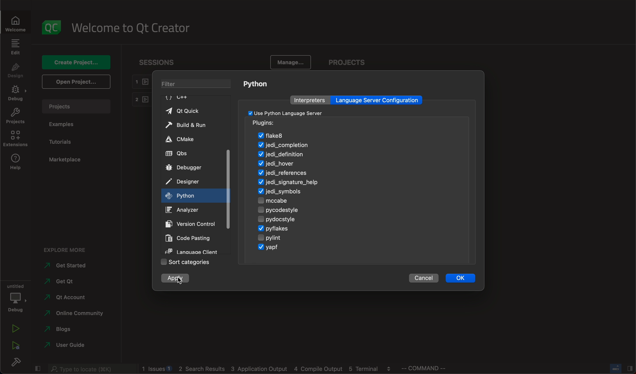 The image size is (636, 374). I want to click on search bar, so click(91, 369).